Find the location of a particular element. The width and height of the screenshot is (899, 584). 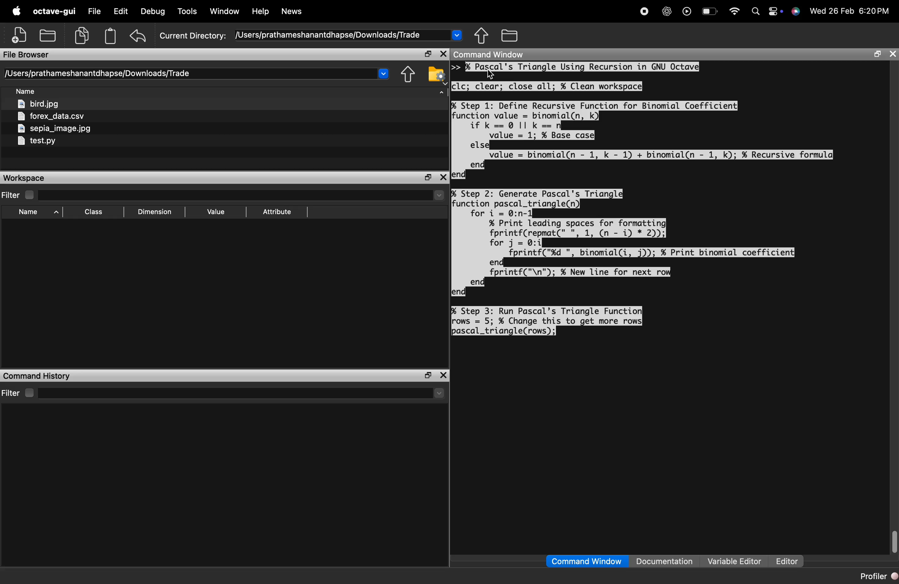

Help is located at coordinates (261, 11).